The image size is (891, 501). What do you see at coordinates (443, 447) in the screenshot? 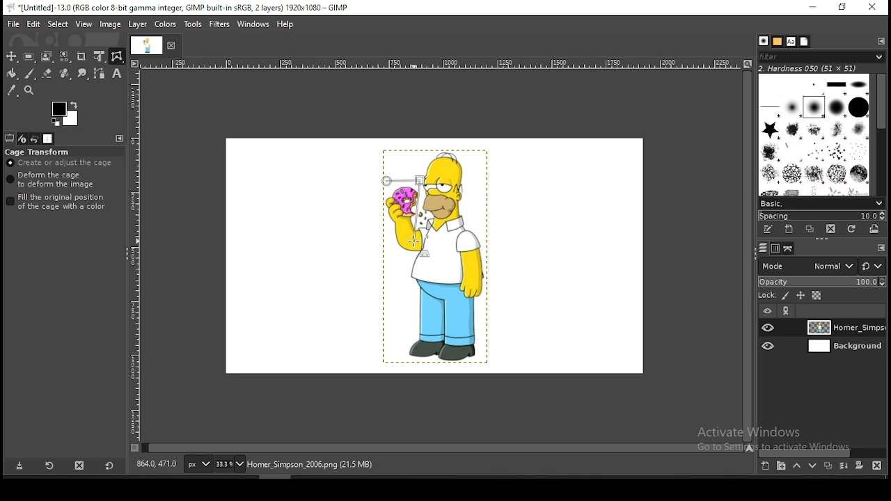
I see `scroll bar` at bounding box center [443, 447].